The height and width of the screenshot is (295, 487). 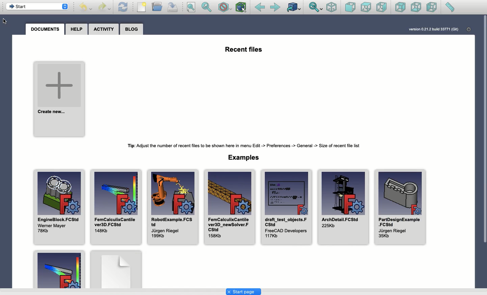 What do you see at coordinates (230, 208) in the screenshot?
I see `FemCalculixCantilever3D_ newSolver. FCStd` at bounding box center [230, 208].